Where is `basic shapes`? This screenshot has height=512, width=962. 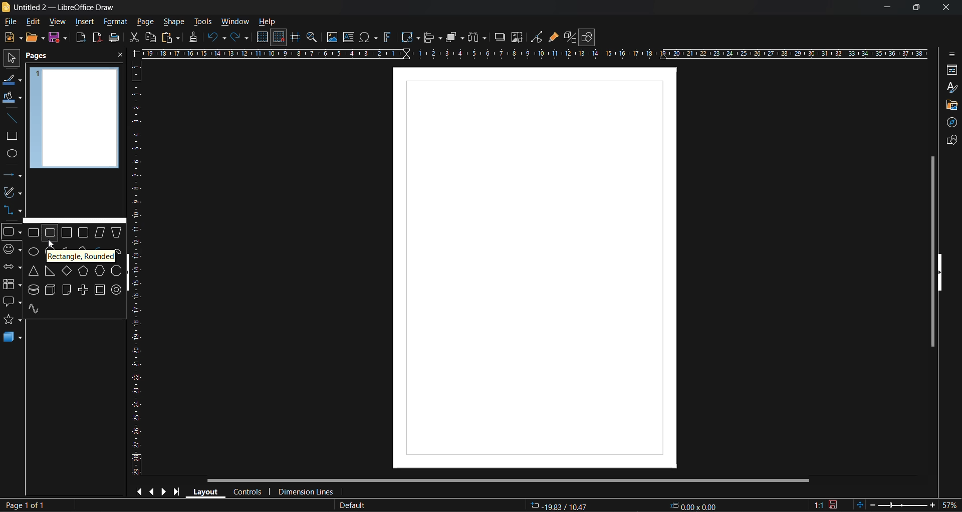 basic shapes is located at coordinates (12, 232).